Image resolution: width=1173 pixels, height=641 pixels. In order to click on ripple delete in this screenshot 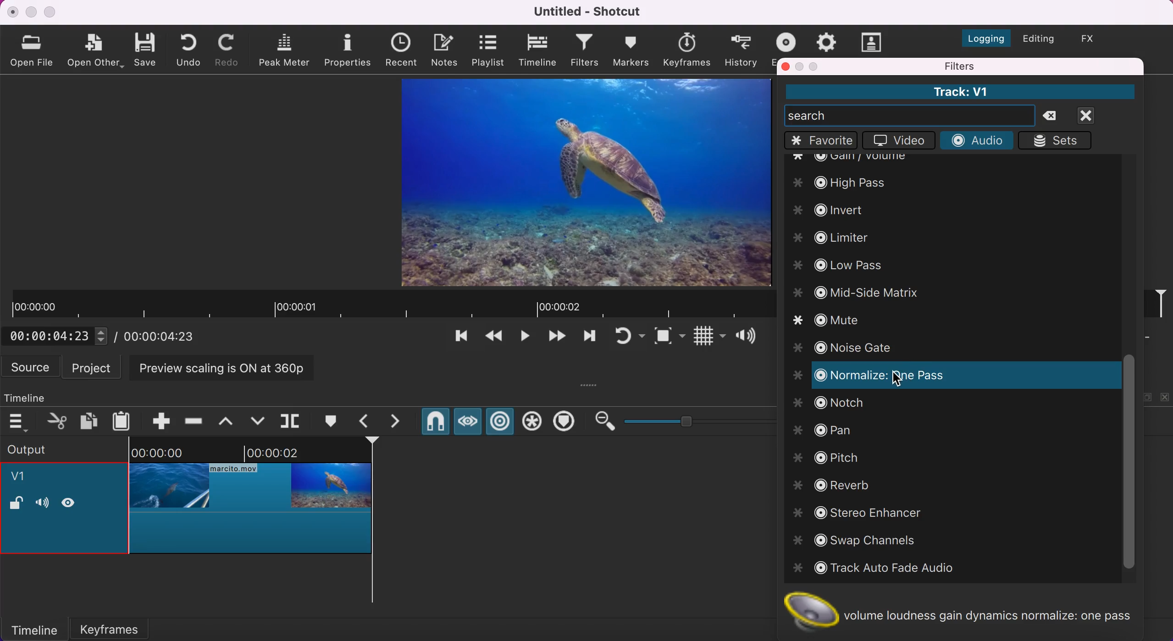, I will do `click(194, 418)`.